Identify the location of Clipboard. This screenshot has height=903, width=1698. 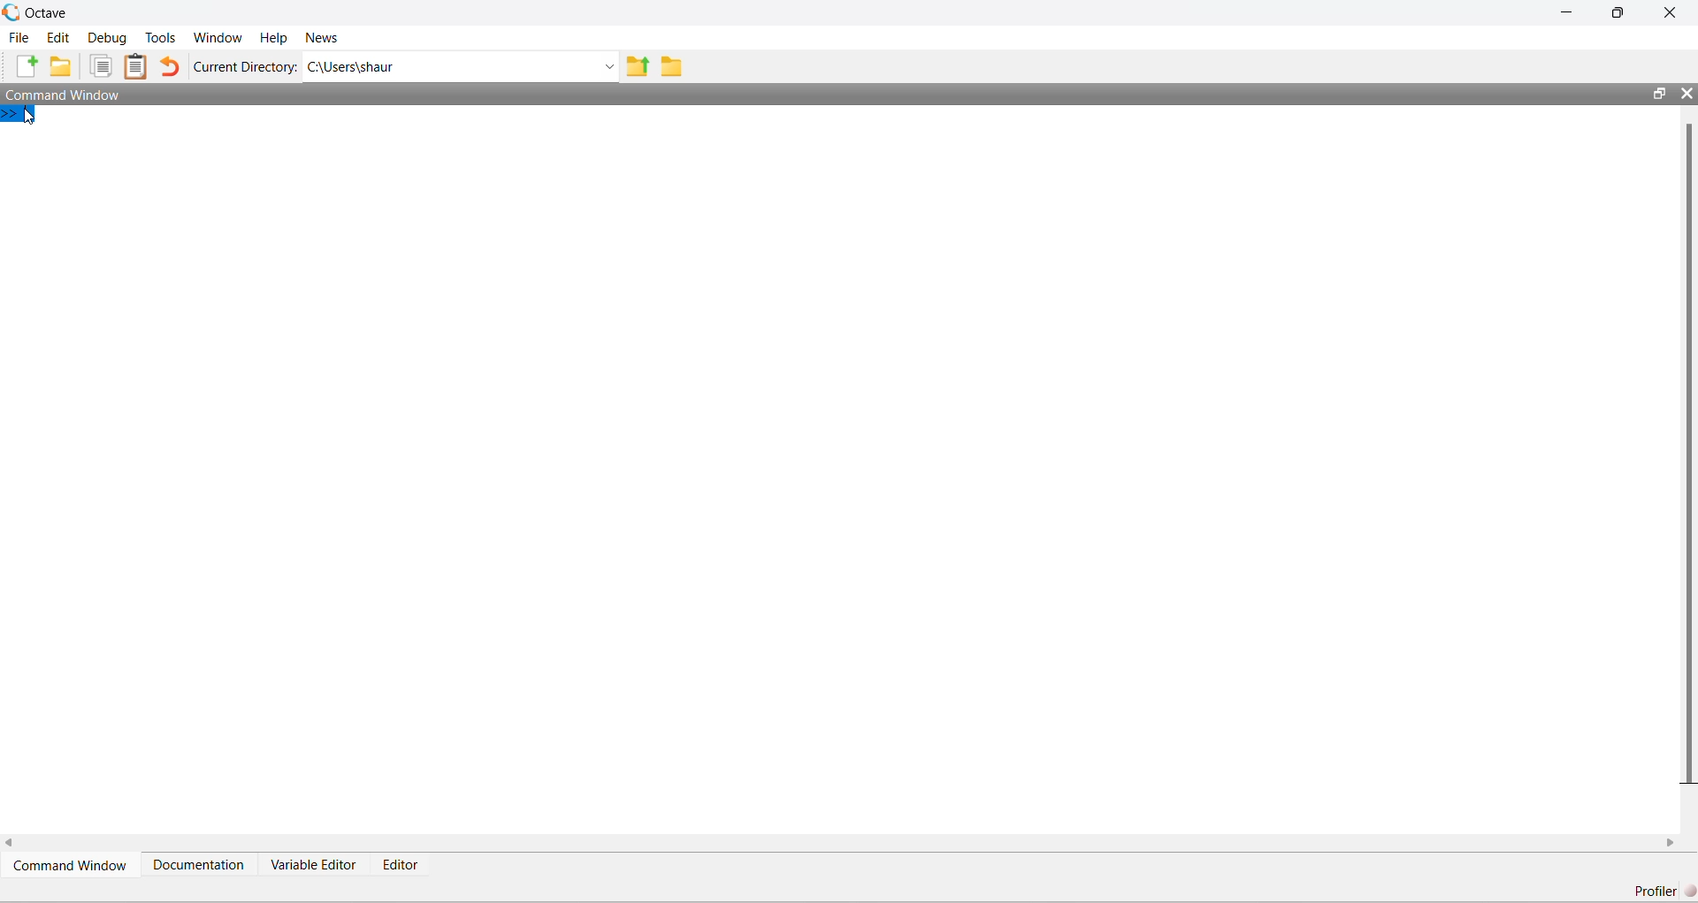
(134, 67).